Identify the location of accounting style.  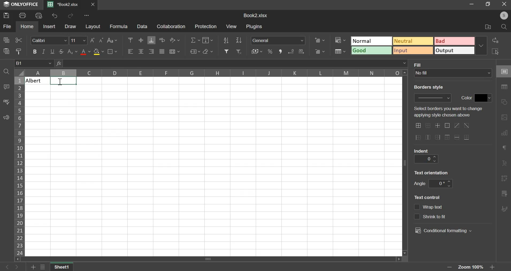
(257, 51).